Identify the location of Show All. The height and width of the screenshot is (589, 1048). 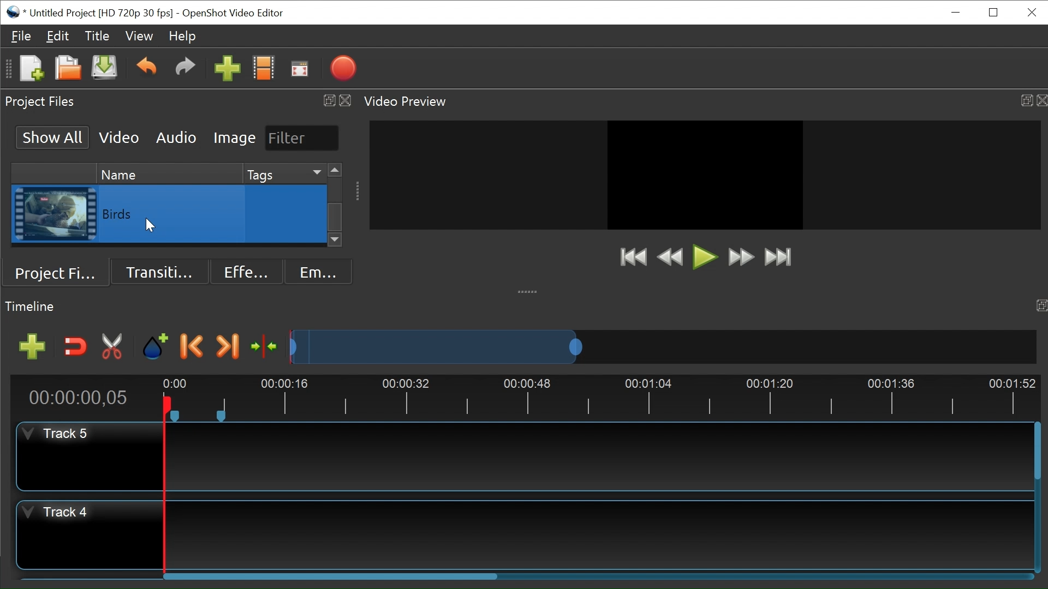
(50, 136).